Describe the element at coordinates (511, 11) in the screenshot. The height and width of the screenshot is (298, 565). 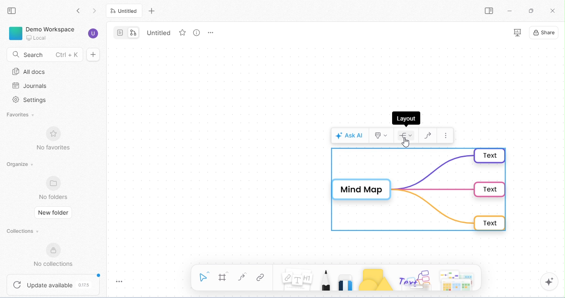
I see `minimize` at that location.